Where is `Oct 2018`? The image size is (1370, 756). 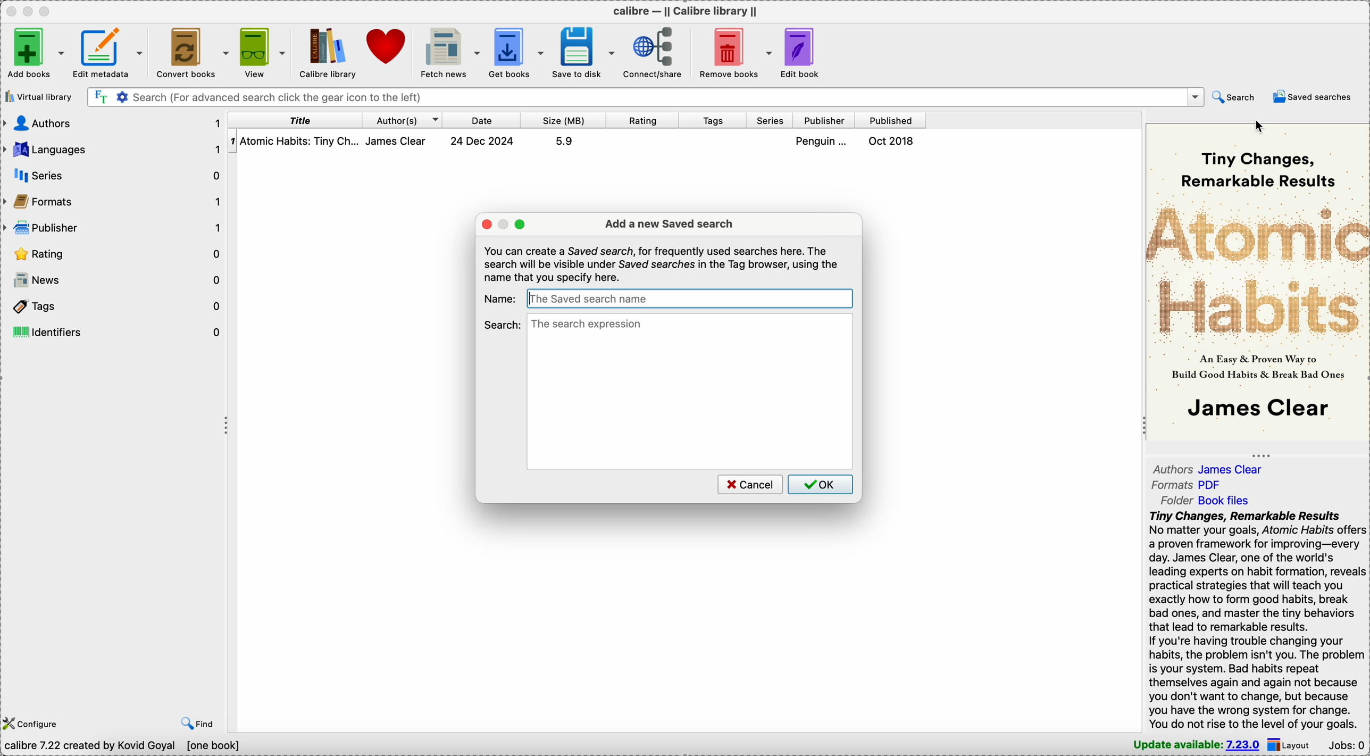 Oct 2018 is located at coordinates (892, 141).